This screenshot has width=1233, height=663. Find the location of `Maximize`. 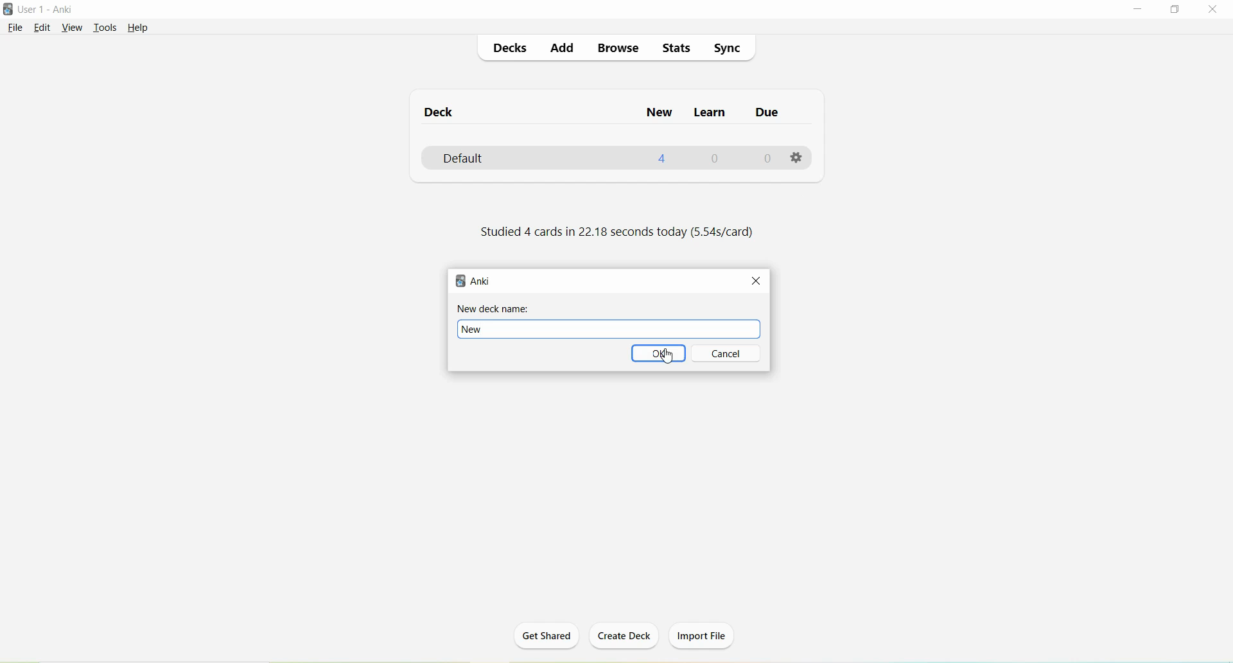

Maximize is located at coordinates (1180, 10).